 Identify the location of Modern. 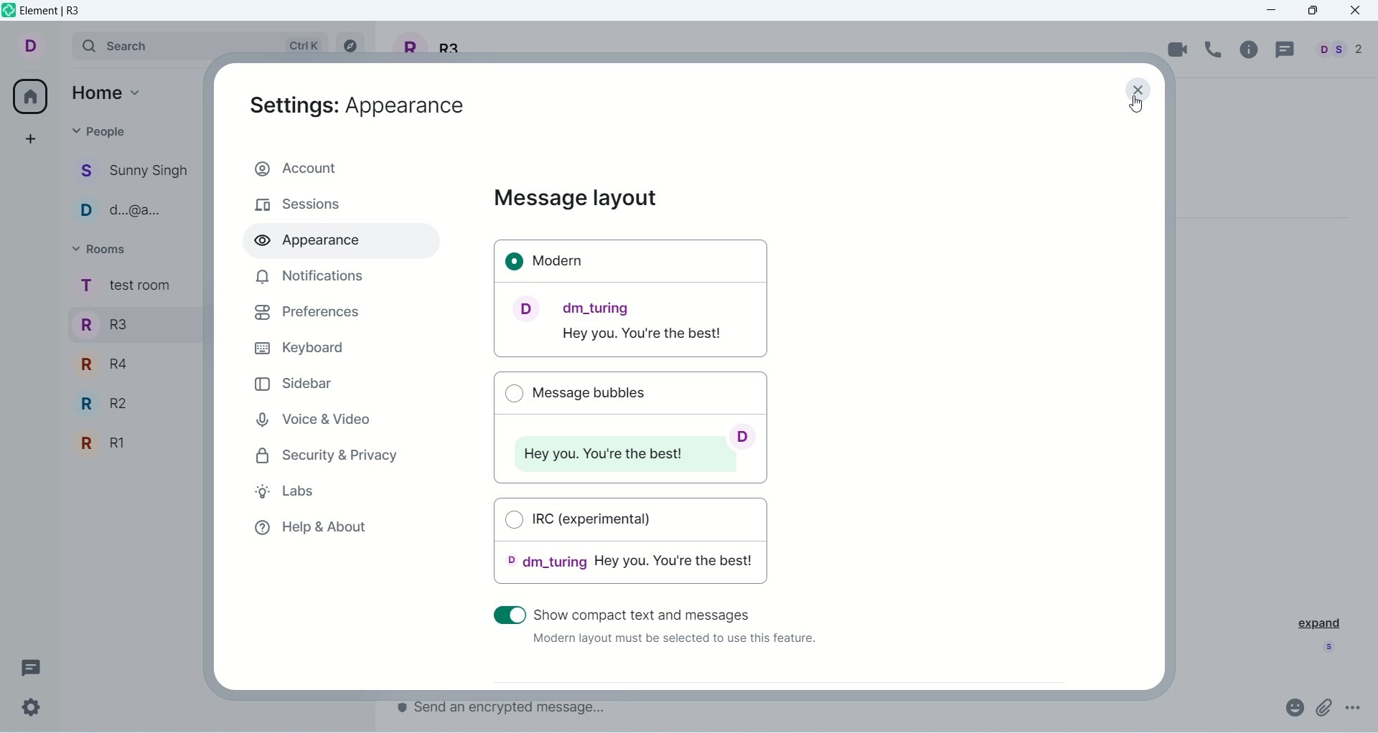
(632, 300).